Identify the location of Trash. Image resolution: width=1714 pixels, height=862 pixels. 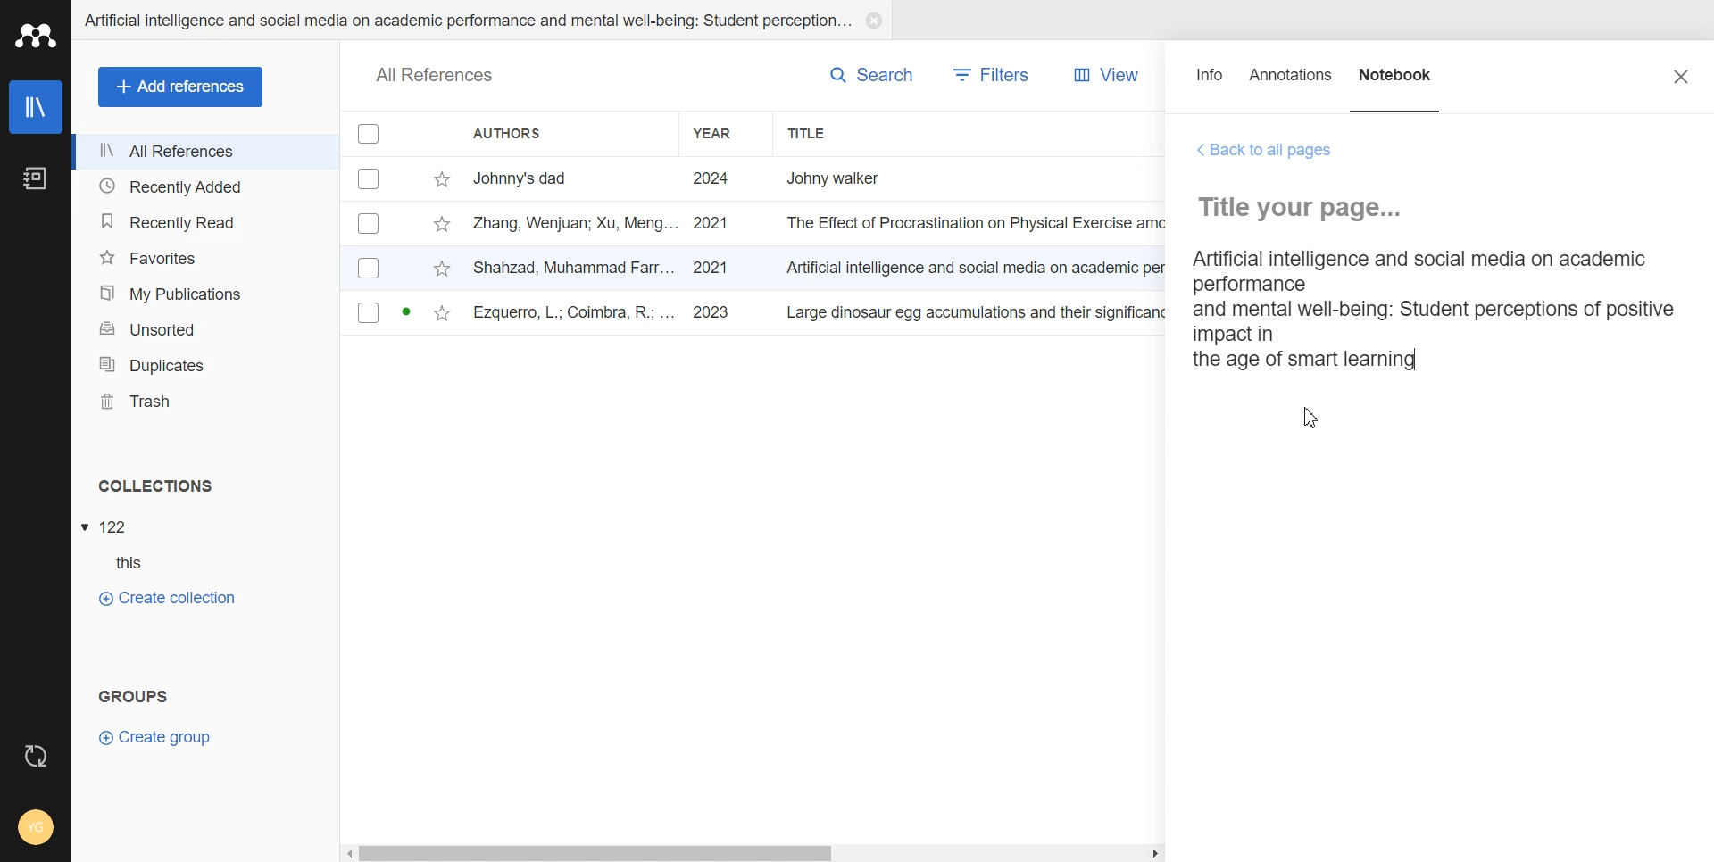
(205, 402).